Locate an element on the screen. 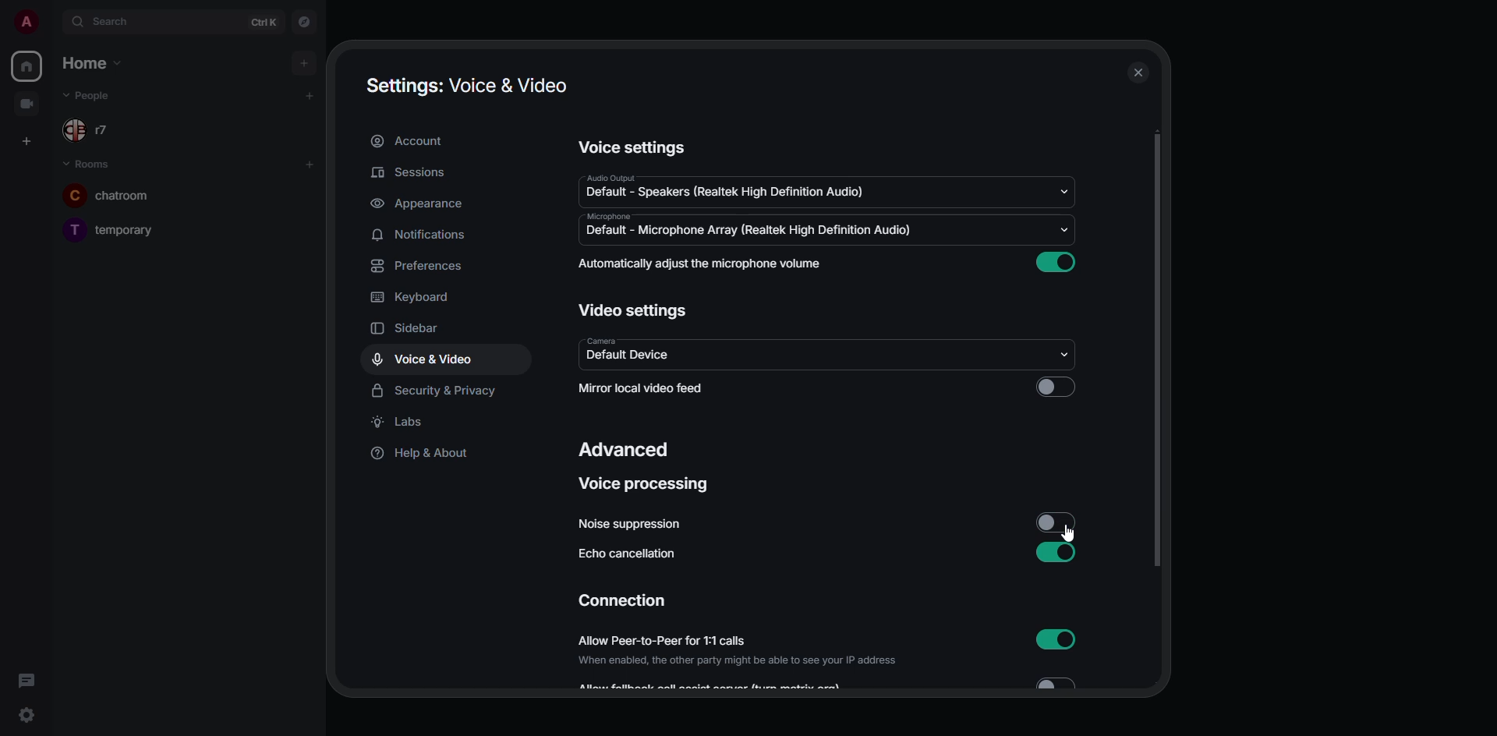 Image resolution: width=1497 pixels, height=736 pixels. scroll bar is located at coordinates (1157, 351).